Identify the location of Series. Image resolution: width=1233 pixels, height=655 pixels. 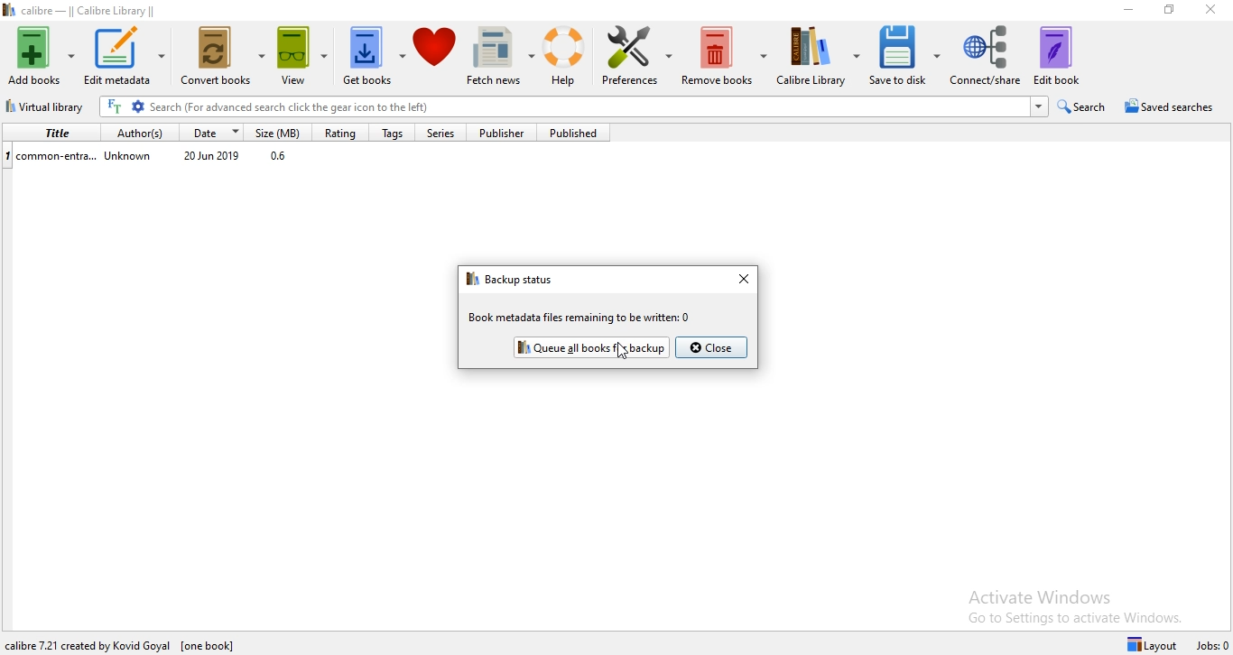
(447, 134).